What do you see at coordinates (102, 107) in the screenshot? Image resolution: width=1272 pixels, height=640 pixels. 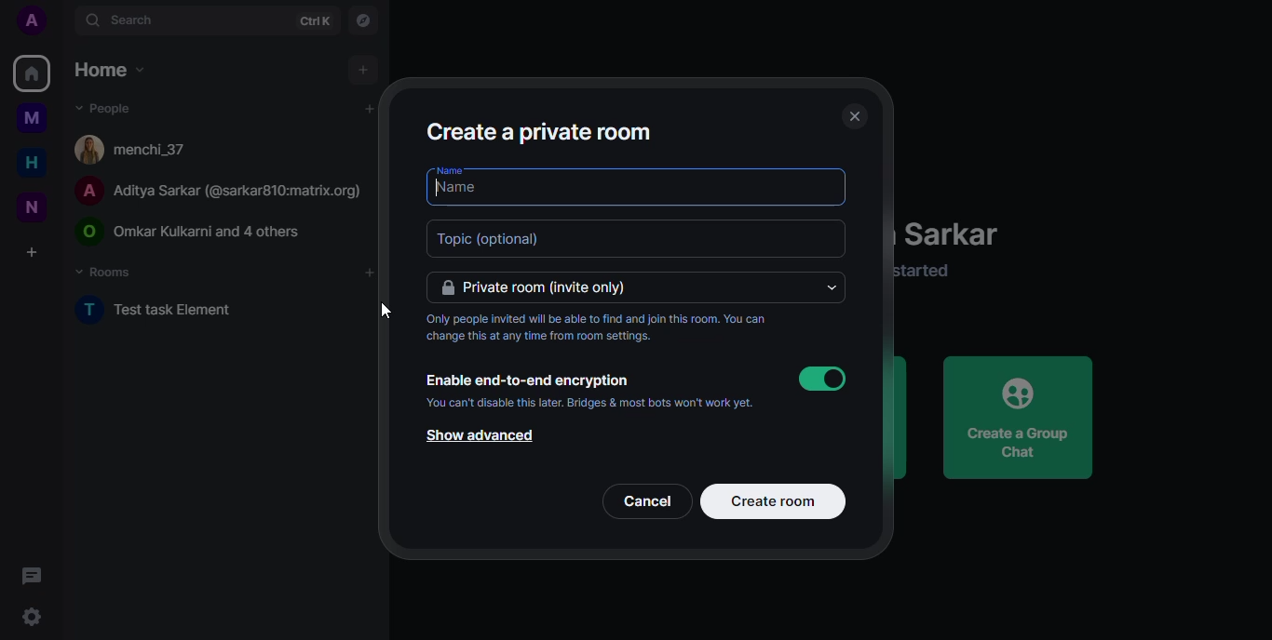 I see `people` at bounding box center [102, 107].